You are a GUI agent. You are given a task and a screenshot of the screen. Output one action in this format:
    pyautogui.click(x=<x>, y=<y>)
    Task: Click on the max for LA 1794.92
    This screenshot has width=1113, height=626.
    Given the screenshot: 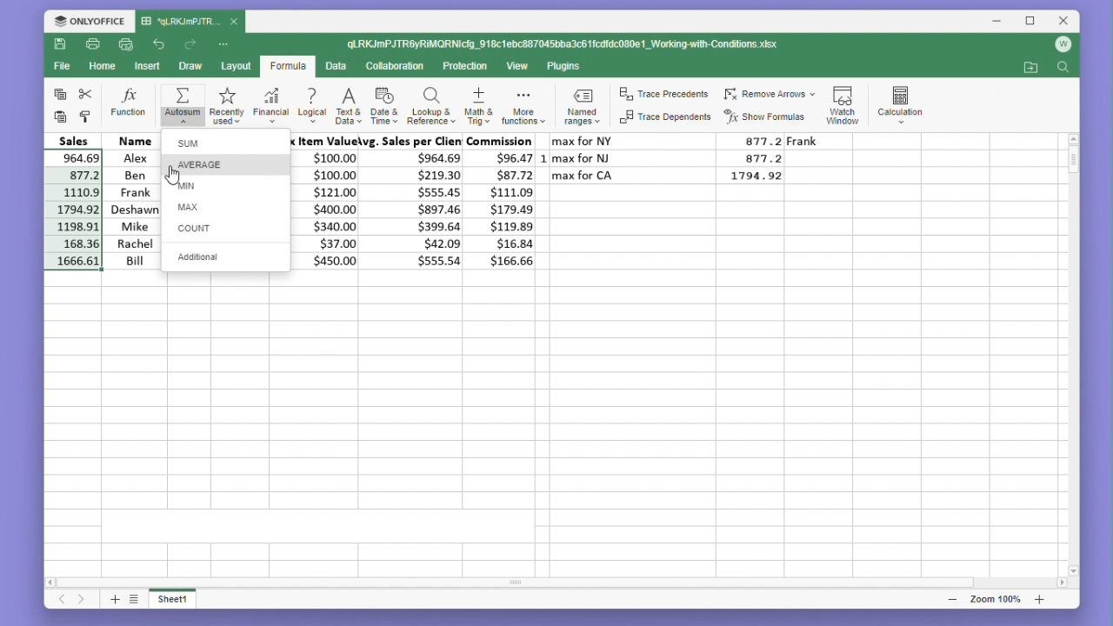 What is the action you would take?
    pyautogui.click(x=676, y=178)
    